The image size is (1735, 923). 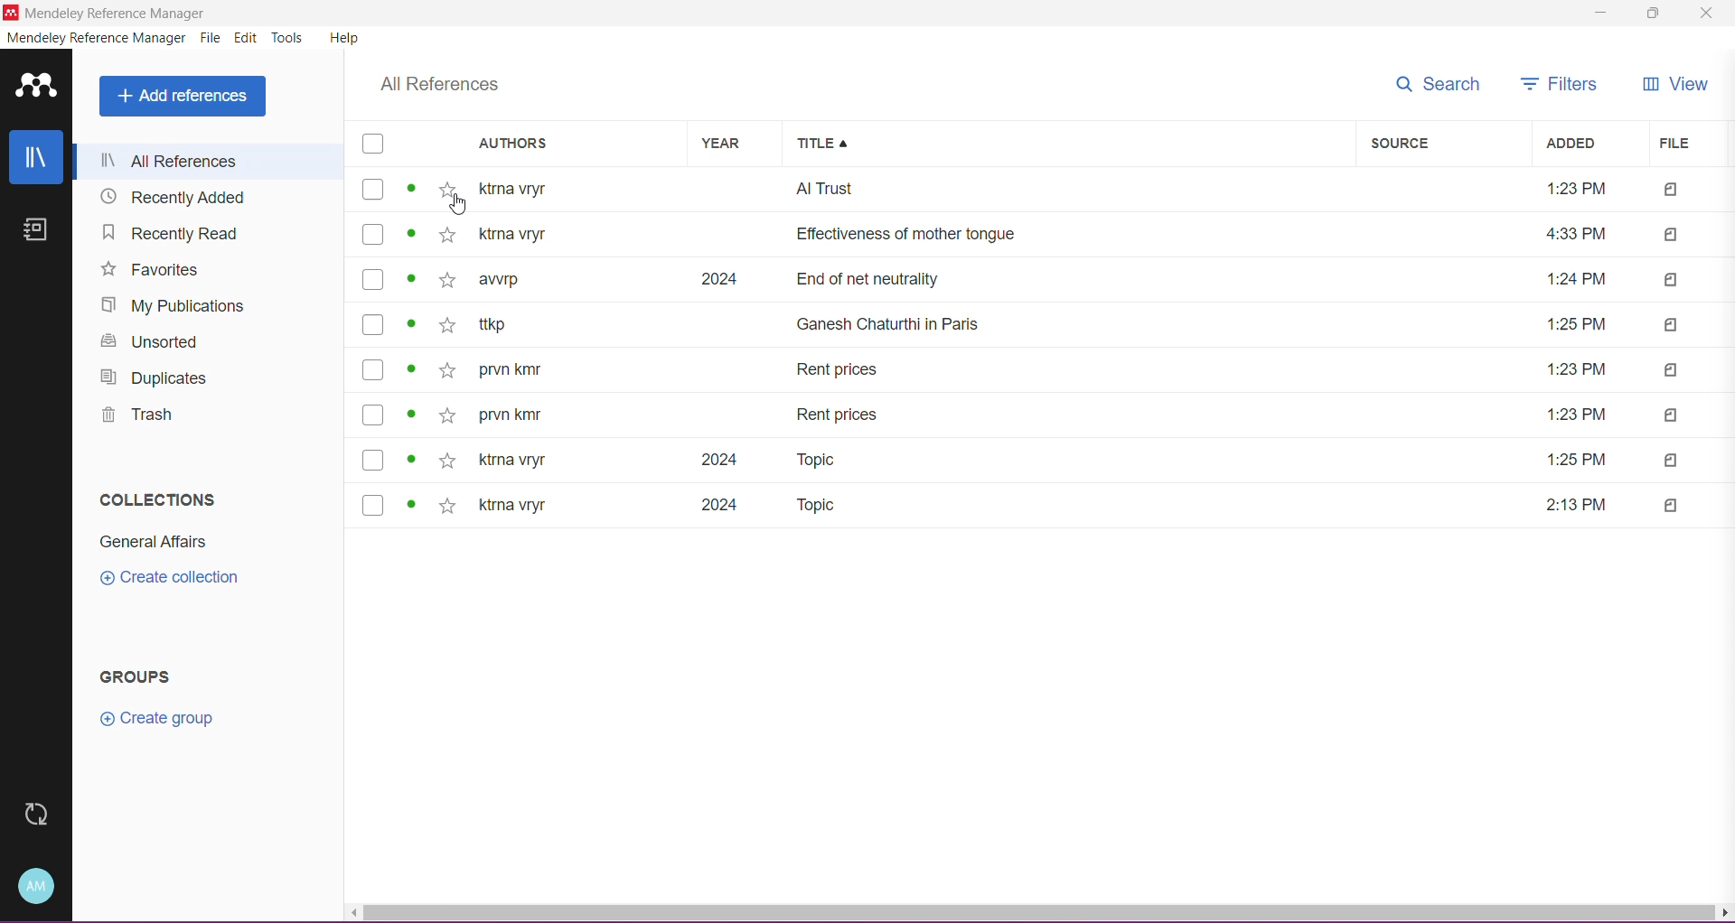 What do you see at coordinates (1597, 14) in the screenshot?
I see `Minimize` at bounding box center [1597, 14].